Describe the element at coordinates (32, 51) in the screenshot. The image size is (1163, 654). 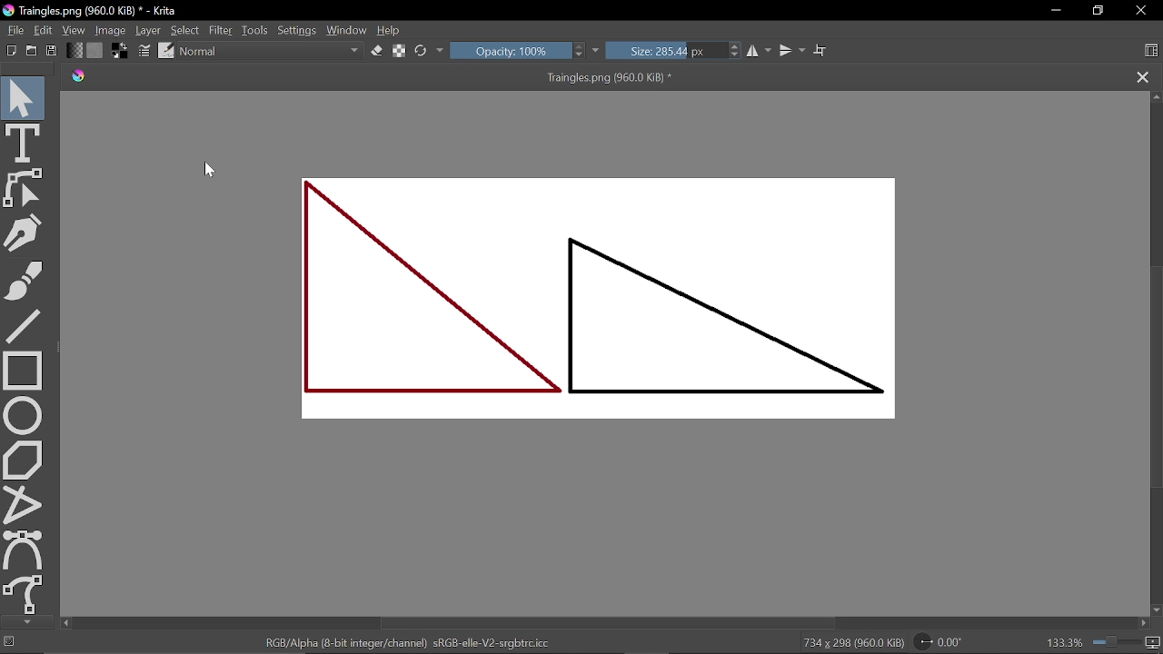
I see `Open as existing document` at that location.